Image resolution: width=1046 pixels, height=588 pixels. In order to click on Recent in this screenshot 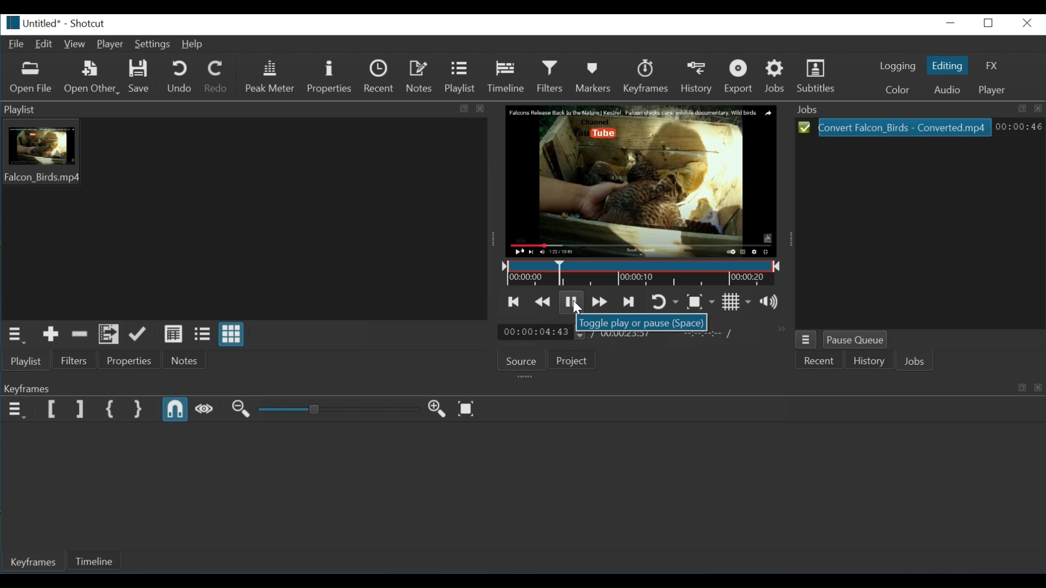, I will do `click(819, 362)`.